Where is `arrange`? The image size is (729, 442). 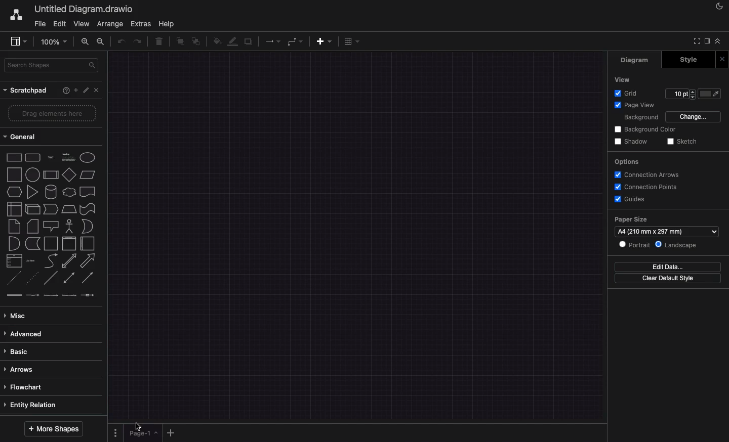 arrange is located at coordinates (110, 24).